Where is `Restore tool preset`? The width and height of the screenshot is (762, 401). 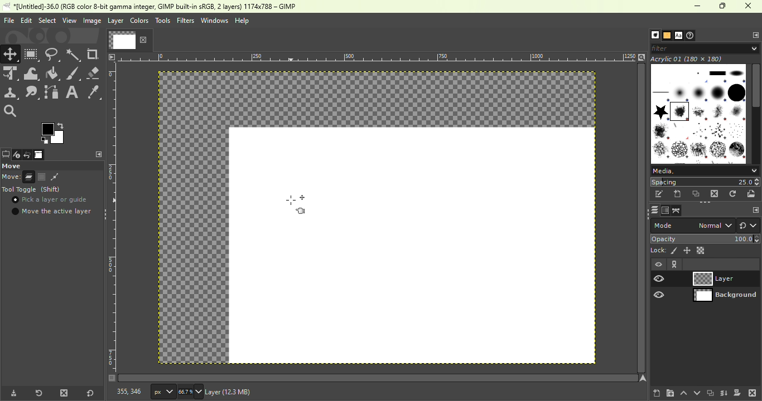 Restore tool preset is located at coordinates (37, 393).